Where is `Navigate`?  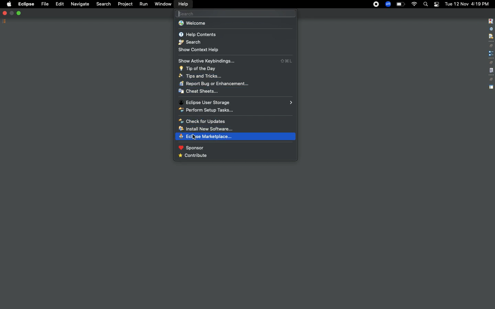 Navigate is located at coordinates (79, 4).